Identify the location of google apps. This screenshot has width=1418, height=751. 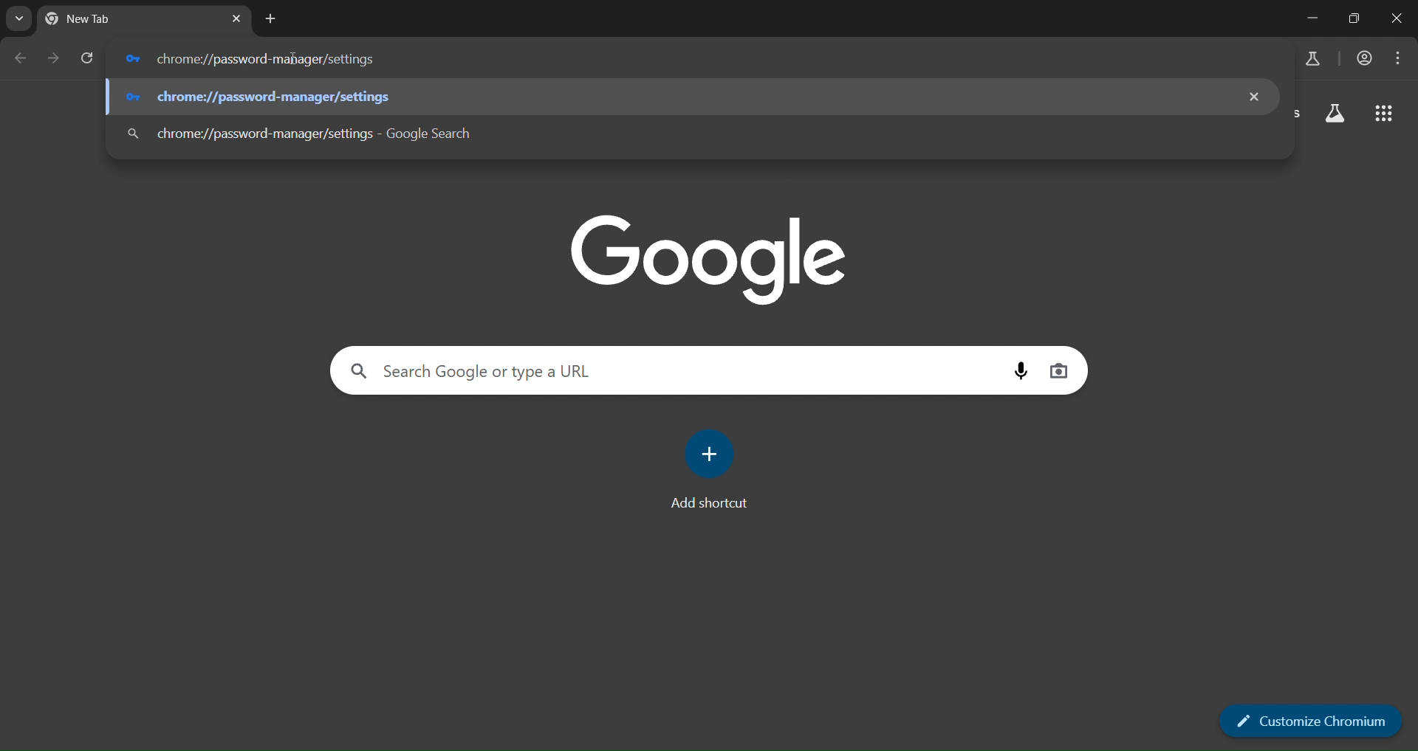
(1337, 115).